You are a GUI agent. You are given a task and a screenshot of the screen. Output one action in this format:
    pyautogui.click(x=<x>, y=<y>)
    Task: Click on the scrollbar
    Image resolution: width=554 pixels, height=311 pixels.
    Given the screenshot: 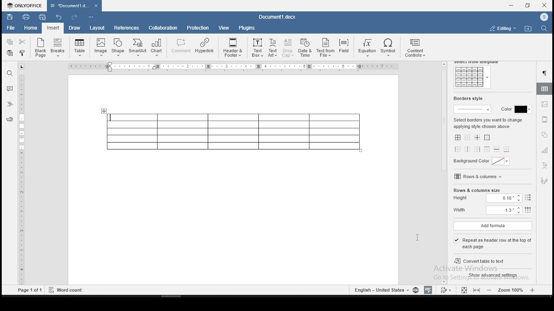 What is the action you would take?
    pyautogui.click(x=444, y=173)
    